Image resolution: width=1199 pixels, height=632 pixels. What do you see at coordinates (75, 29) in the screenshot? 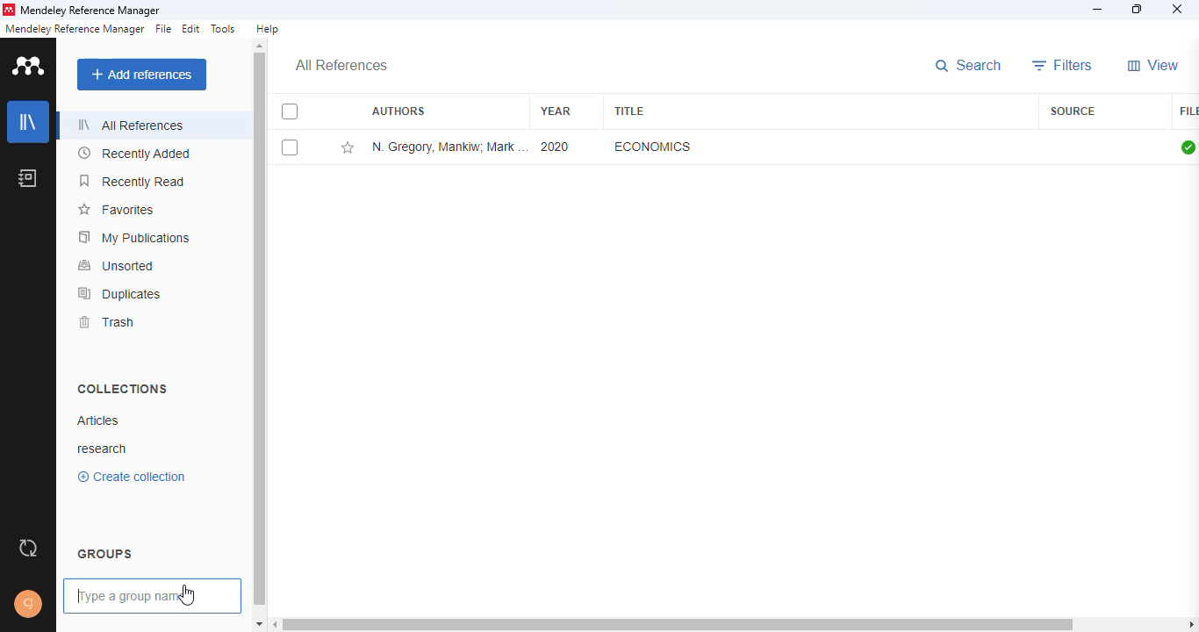
I see `mendeley reference manager` at bounding box center [75, 29].